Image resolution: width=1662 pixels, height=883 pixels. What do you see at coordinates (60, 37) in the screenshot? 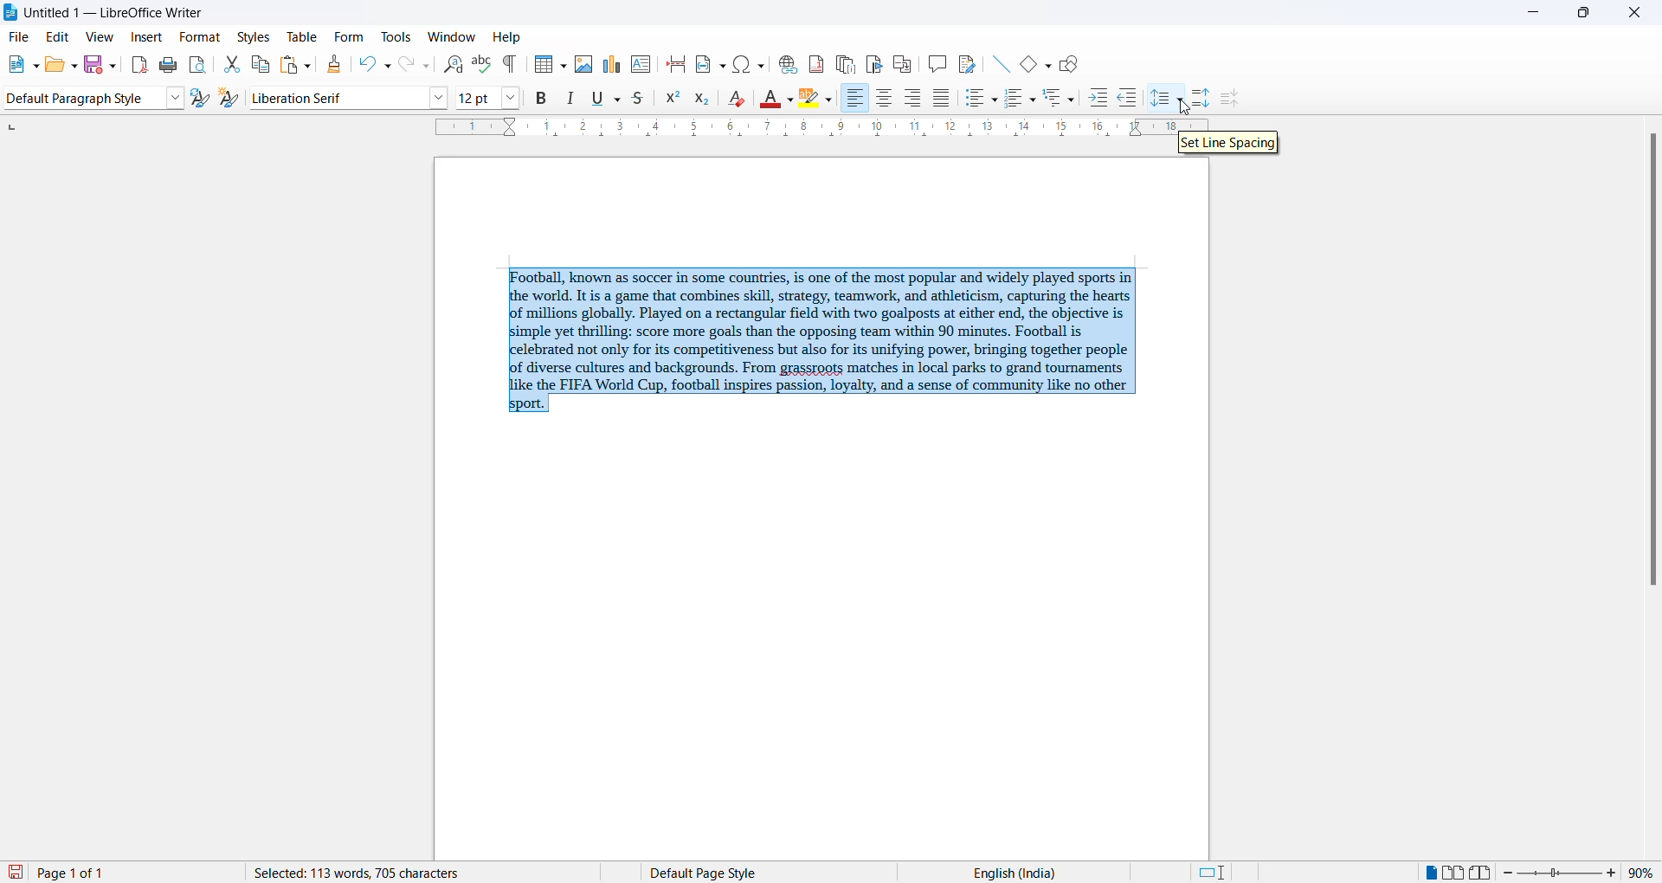
I see `edit` at bounding box center [60, 37].